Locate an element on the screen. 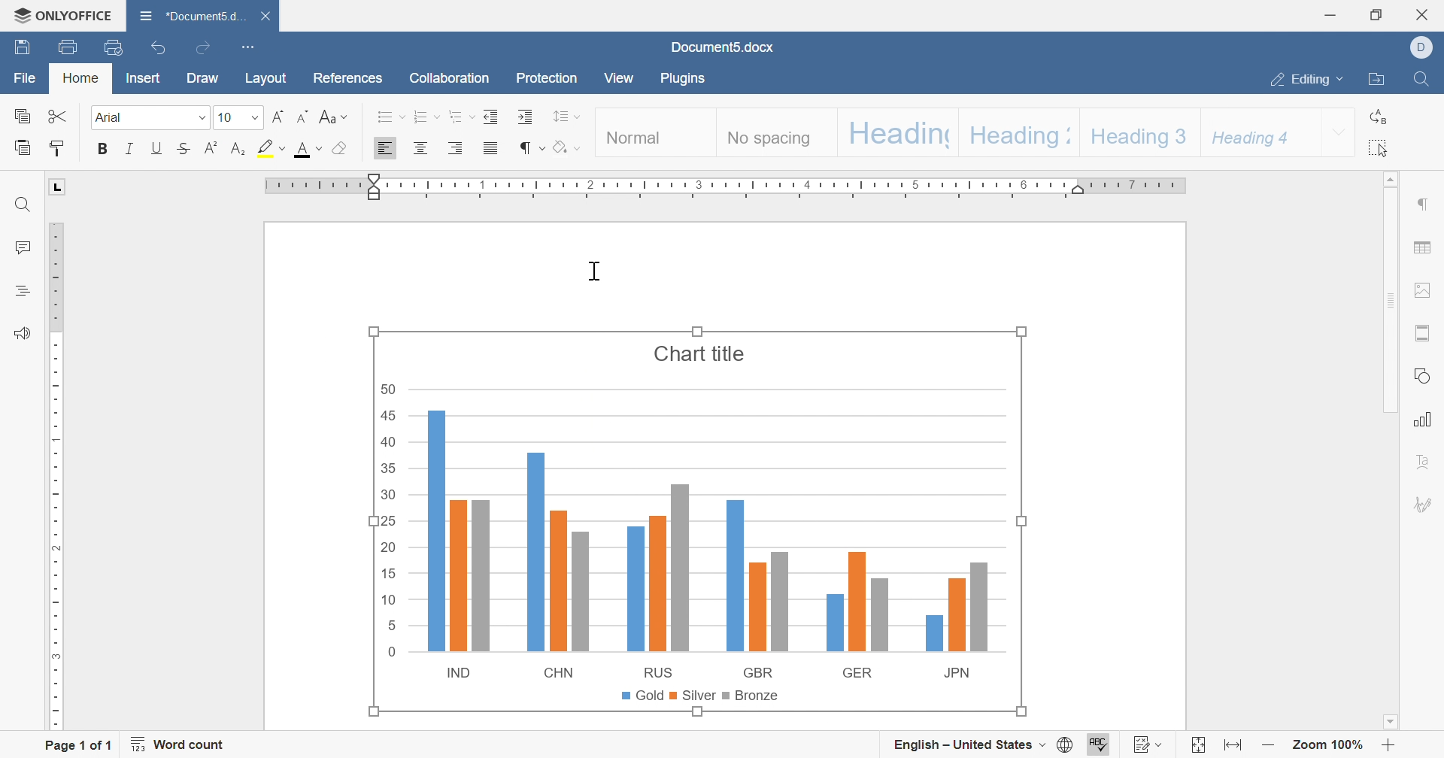  Arial is located at coordinates (113, 118).